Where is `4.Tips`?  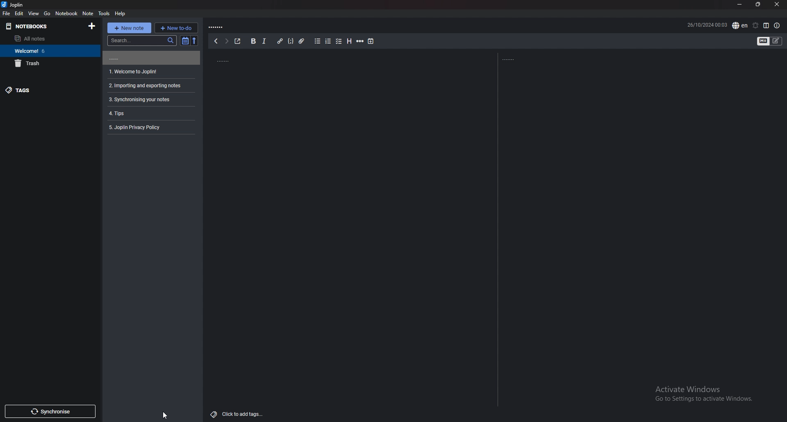 4.Tips is located at coordinates (123, 113).